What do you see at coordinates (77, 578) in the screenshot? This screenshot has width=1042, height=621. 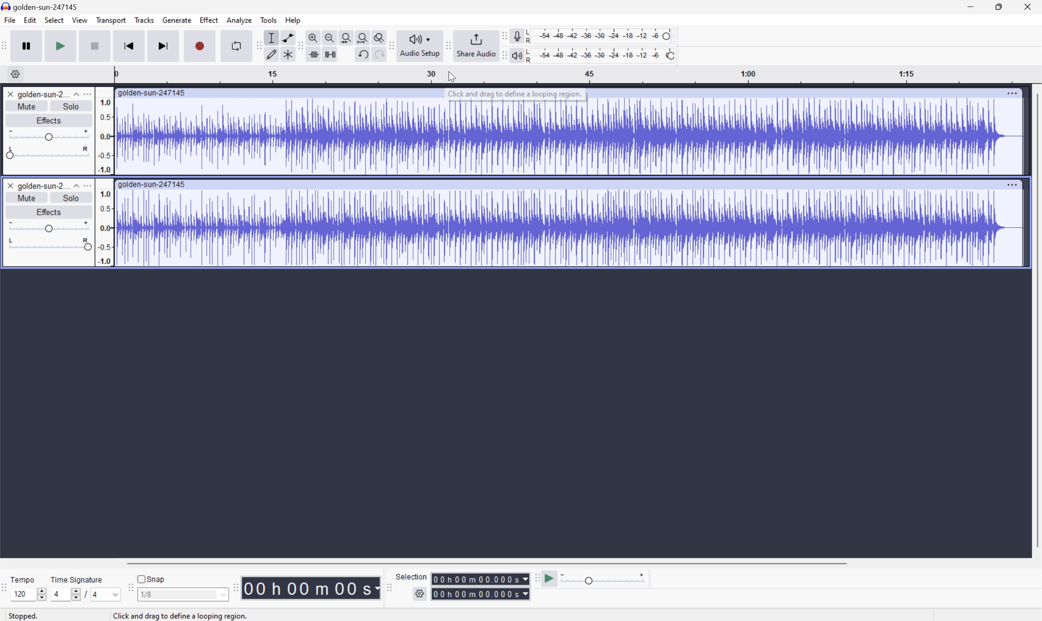 I see `Time signature` at bounding box center [77, 578].